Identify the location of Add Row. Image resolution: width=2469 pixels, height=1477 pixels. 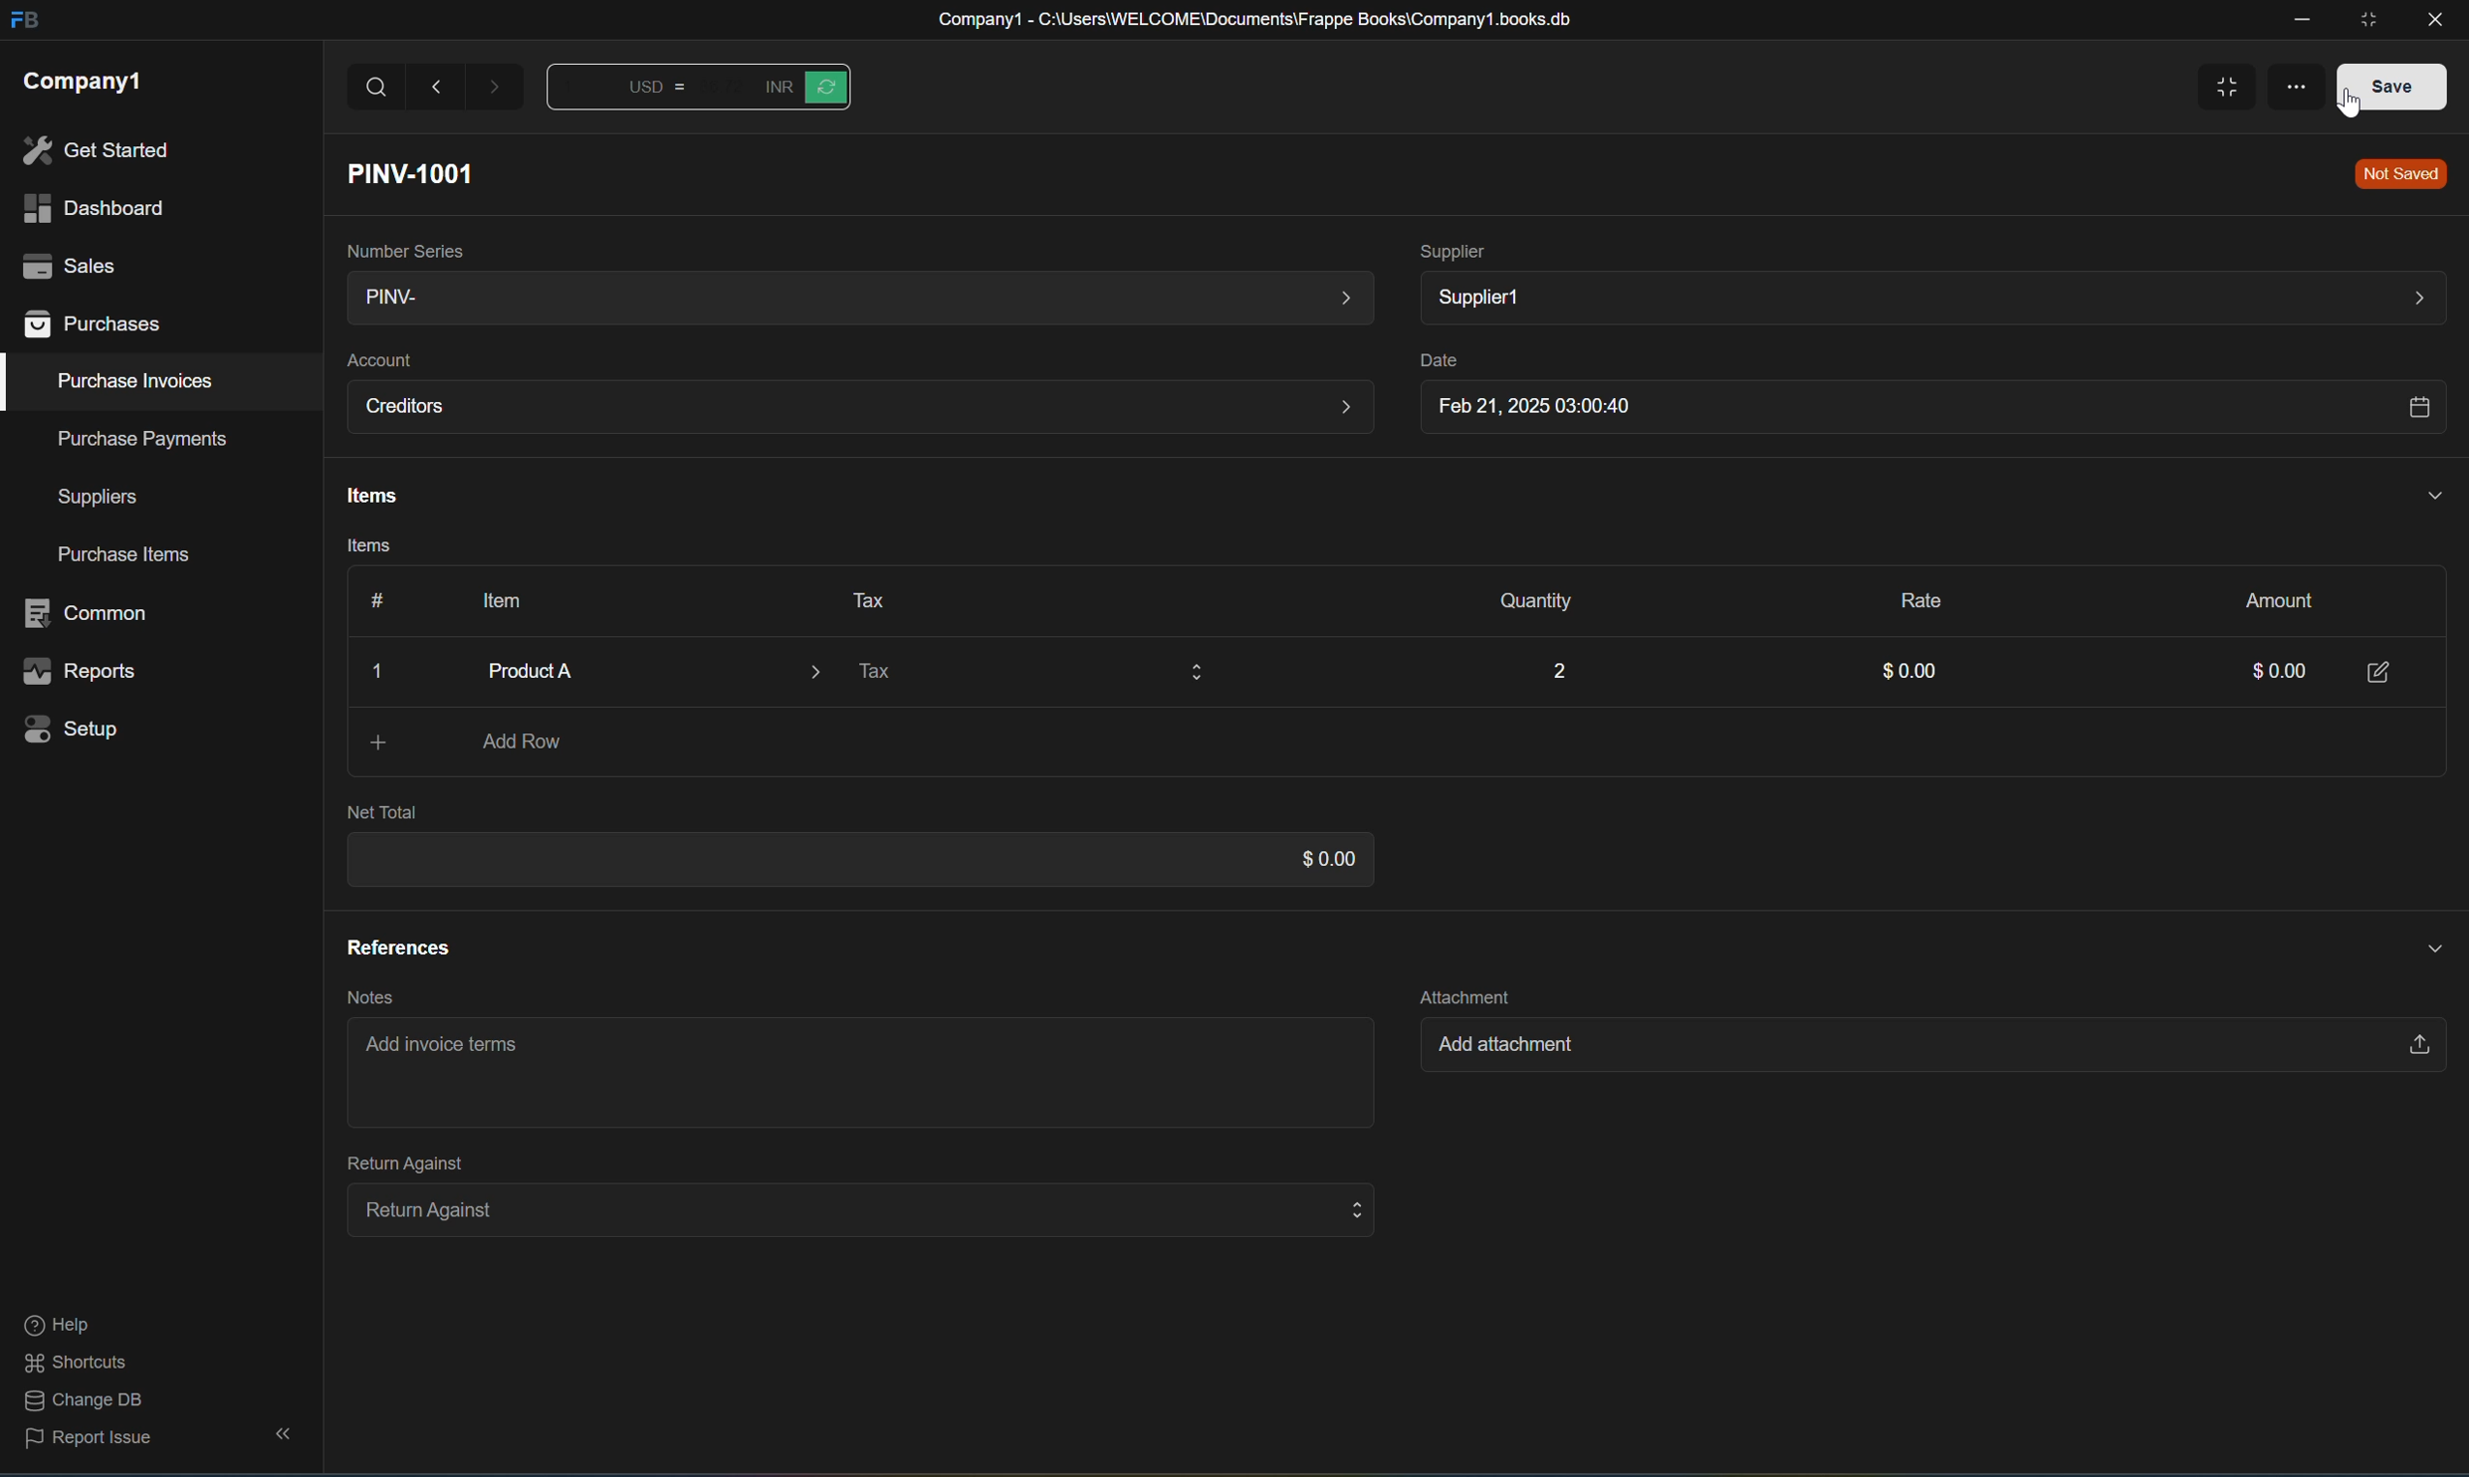
(526, 743).